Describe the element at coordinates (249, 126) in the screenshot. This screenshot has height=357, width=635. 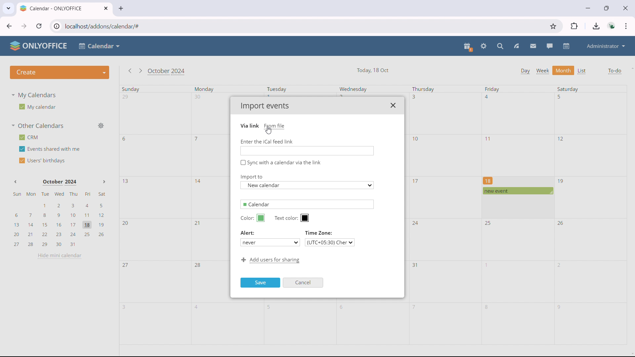
I see `Via link` at that location.